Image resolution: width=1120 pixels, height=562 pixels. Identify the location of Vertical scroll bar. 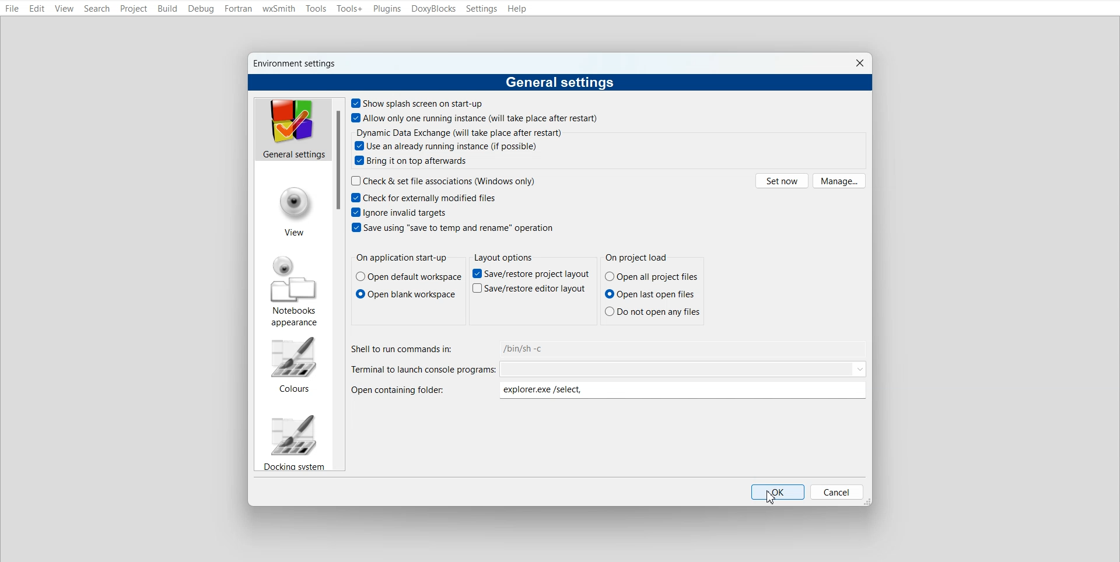
(338, 284).